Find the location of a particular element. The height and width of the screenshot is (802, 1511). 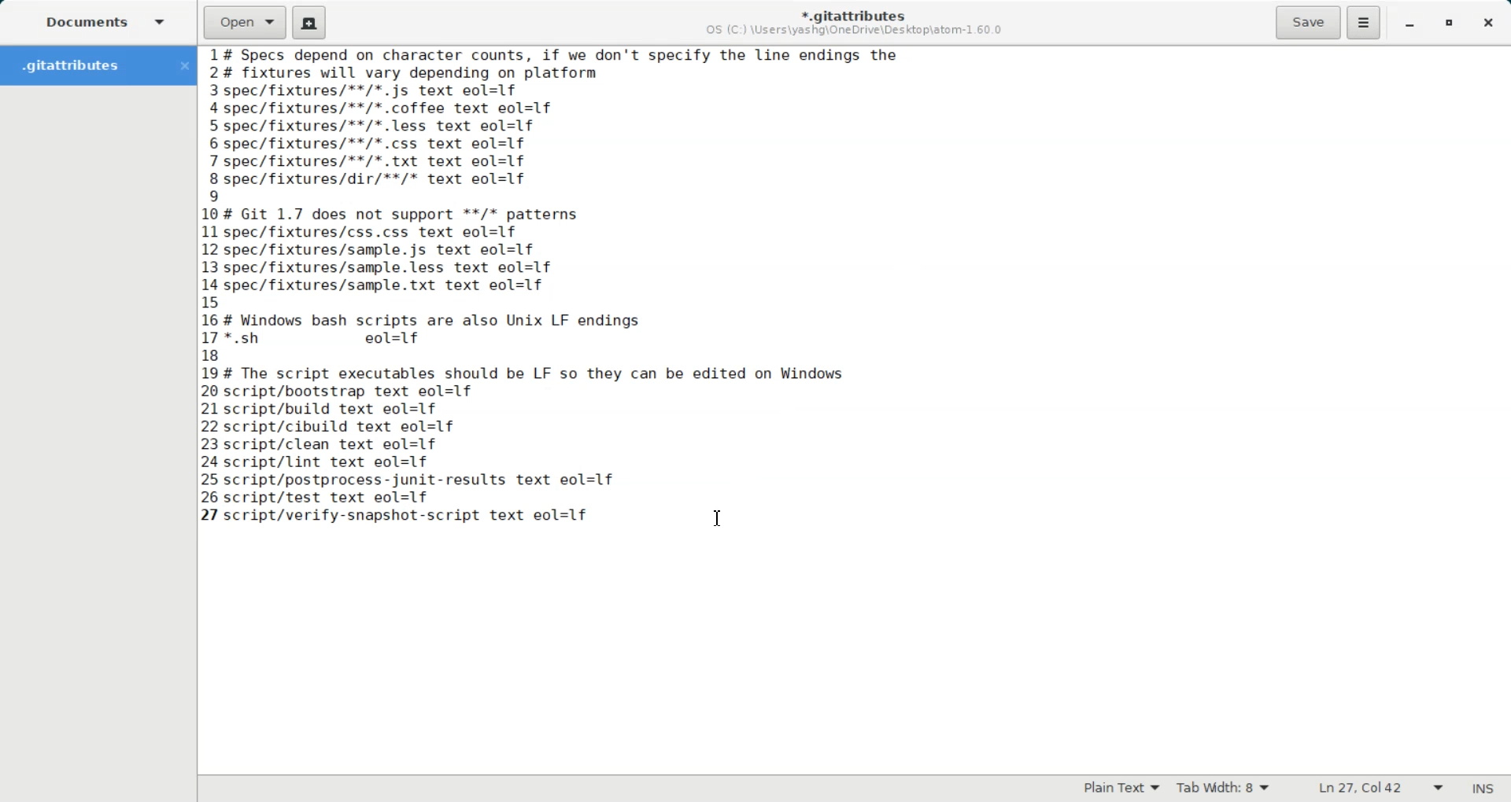

Tab Width: 9 is located at coordinates (1225, 789).